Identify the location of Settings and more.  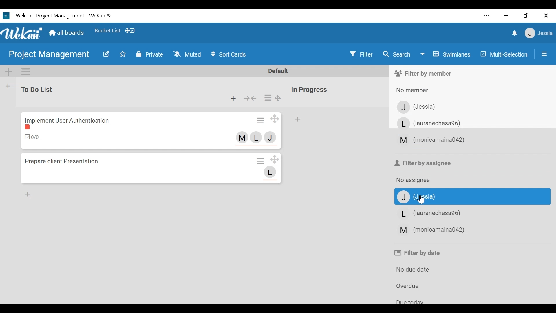
(486, 16).